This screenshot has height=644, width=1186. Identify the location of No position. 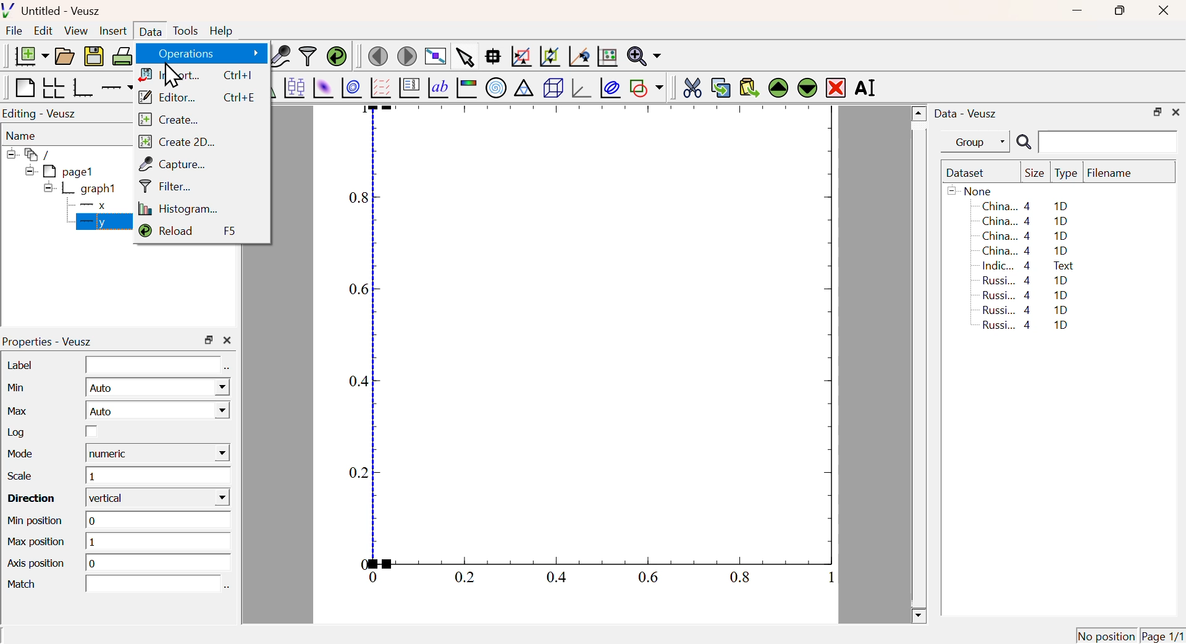
(1106, 634).